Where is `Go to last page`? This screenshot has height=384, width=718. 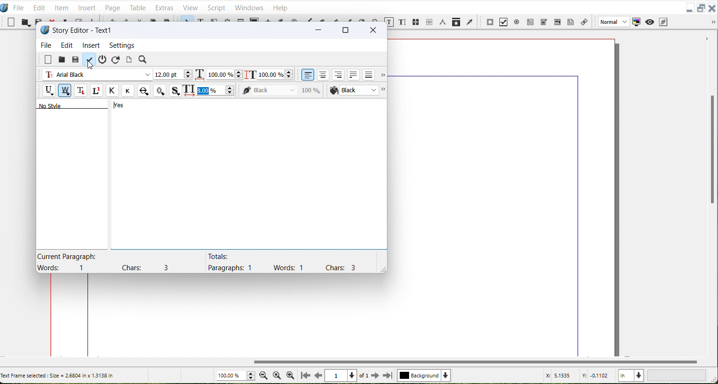
Go to last page is located at coordinates (388, 376).